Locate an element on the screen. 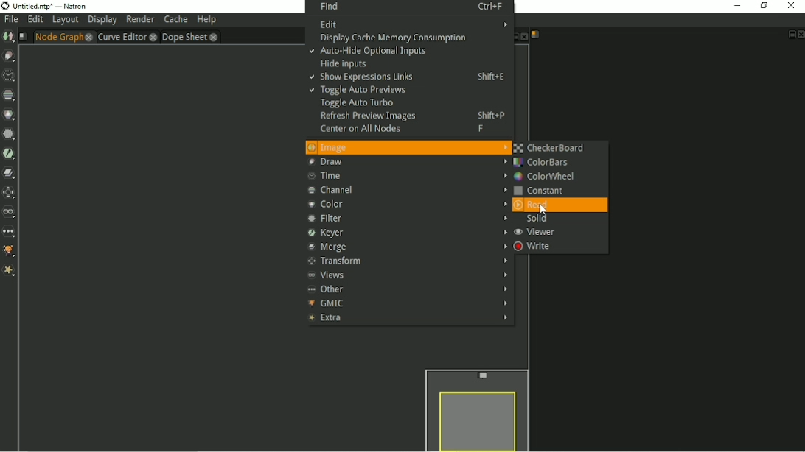  Title is located at coordinates (45, 6).